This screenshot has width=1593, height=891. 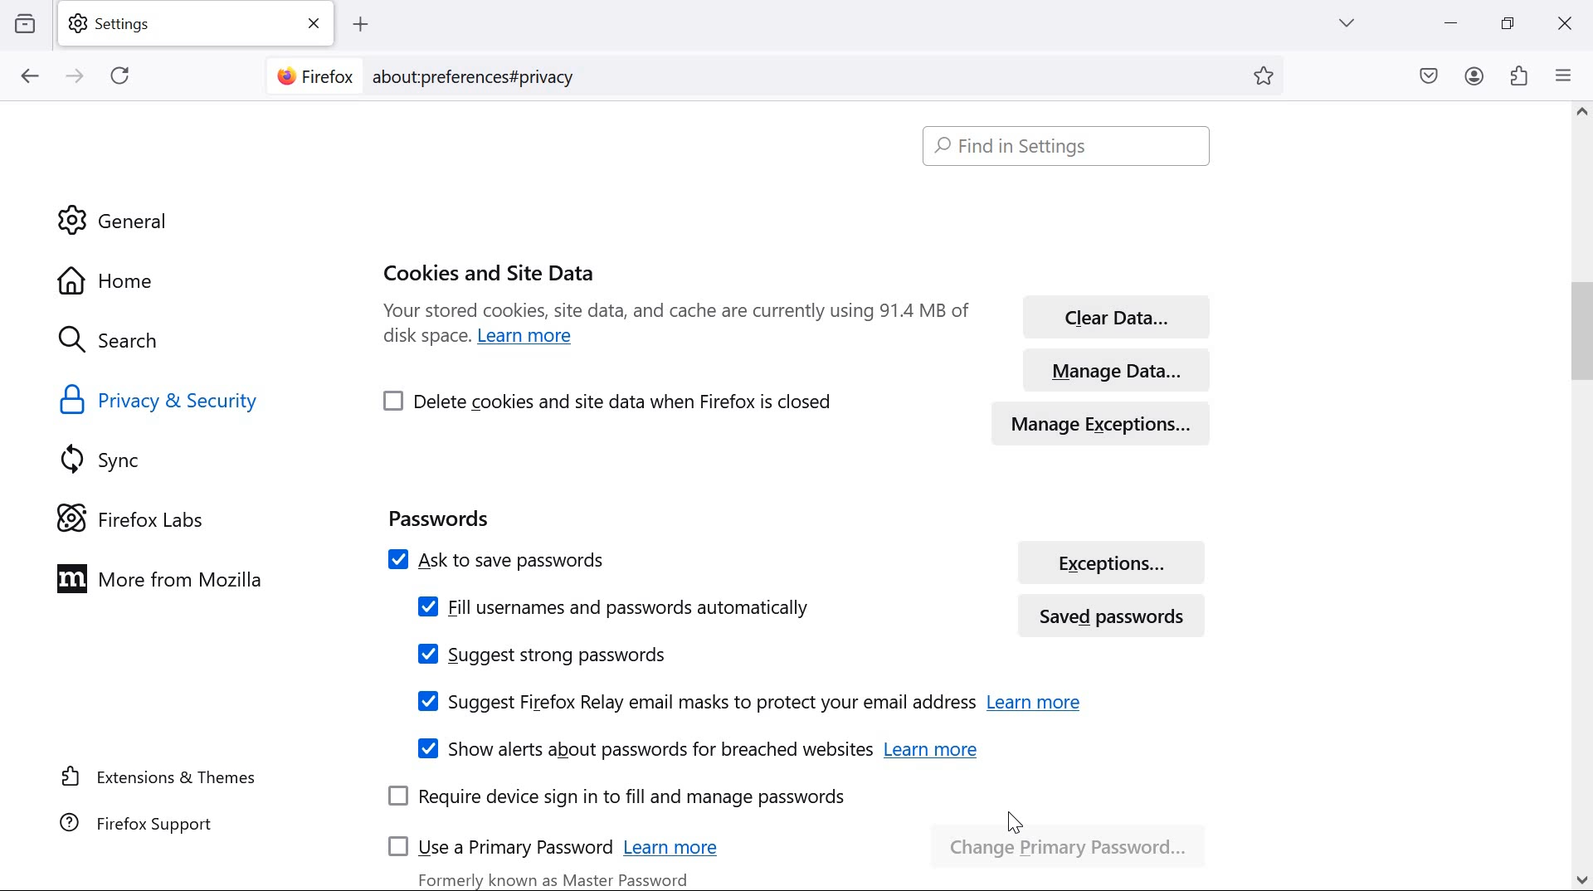 I want to click on close, so click(x=1563, y=26).